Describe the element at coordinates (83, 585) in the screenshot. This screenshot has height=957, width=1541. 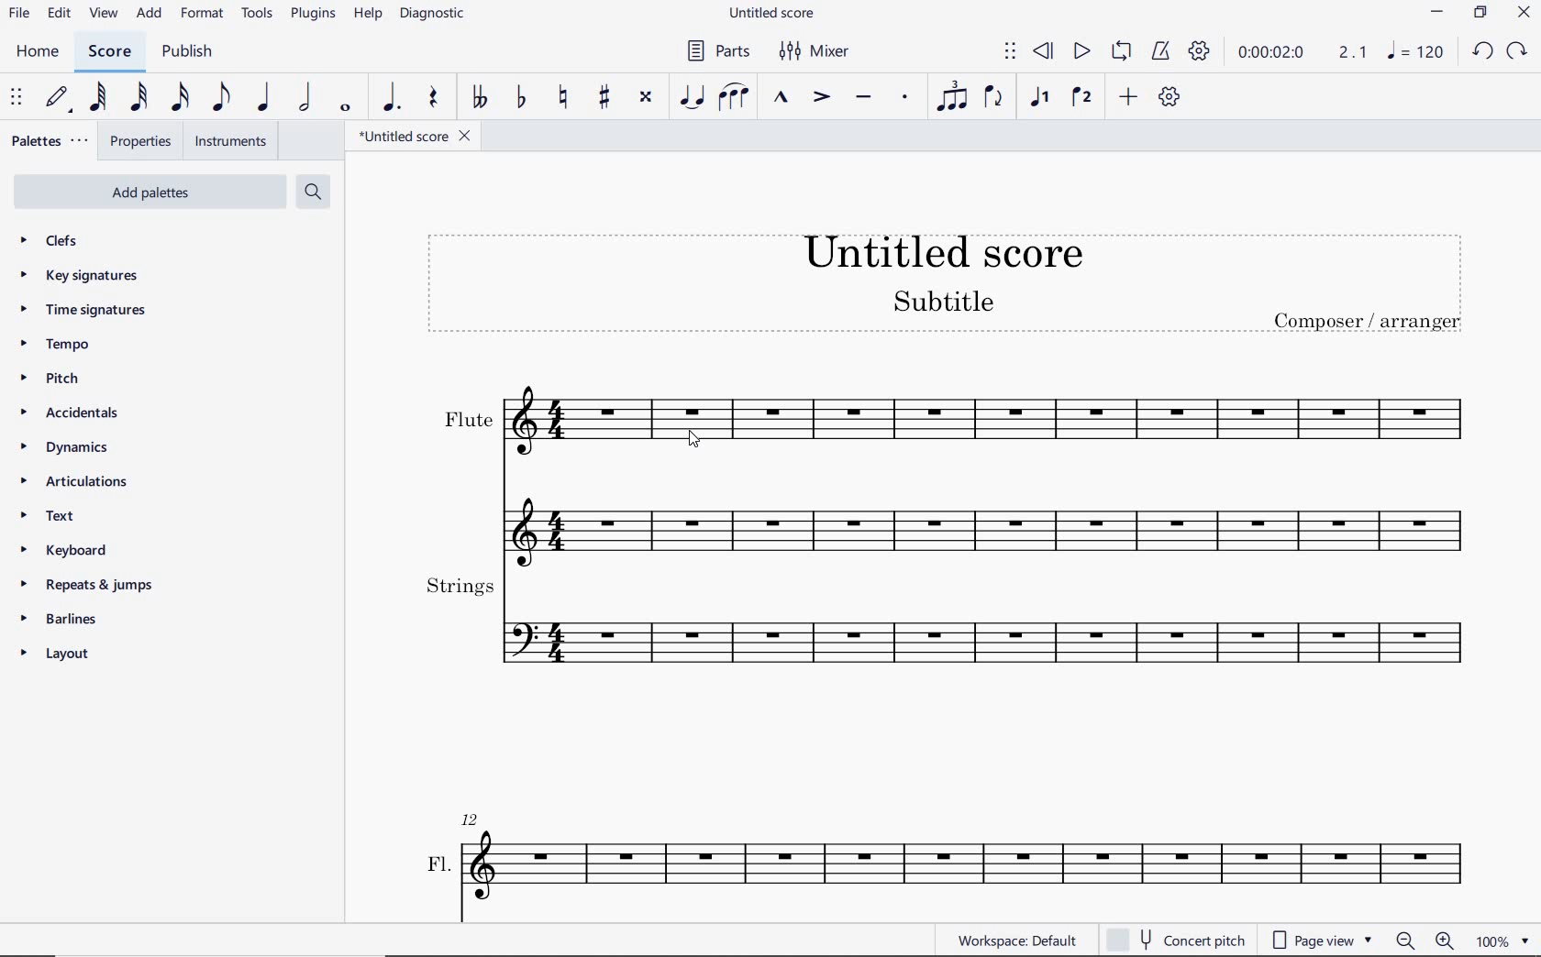
I see `repeats & jumps` at that location.